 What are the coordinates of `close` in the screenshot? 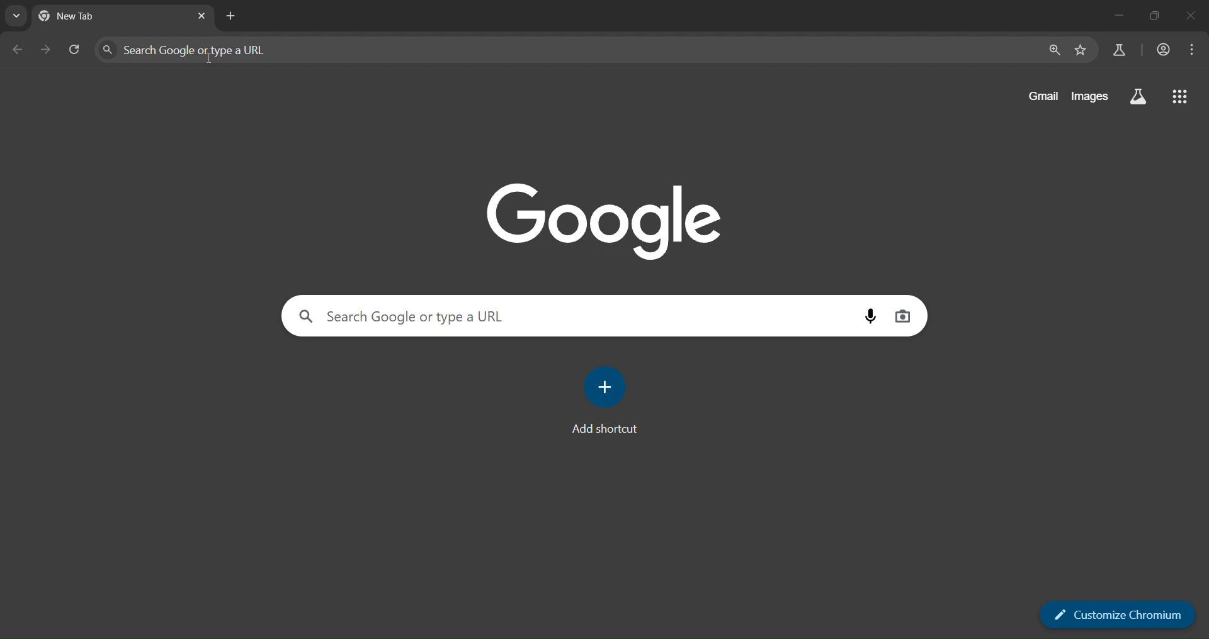 It's located at (1193, 17).